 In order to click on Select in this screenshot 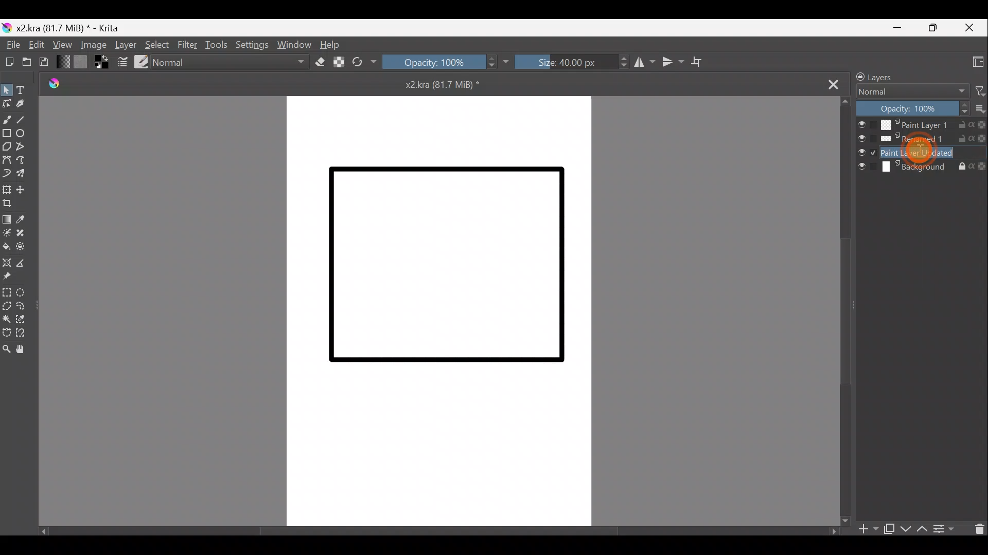, I will do `click(157, 46)`.